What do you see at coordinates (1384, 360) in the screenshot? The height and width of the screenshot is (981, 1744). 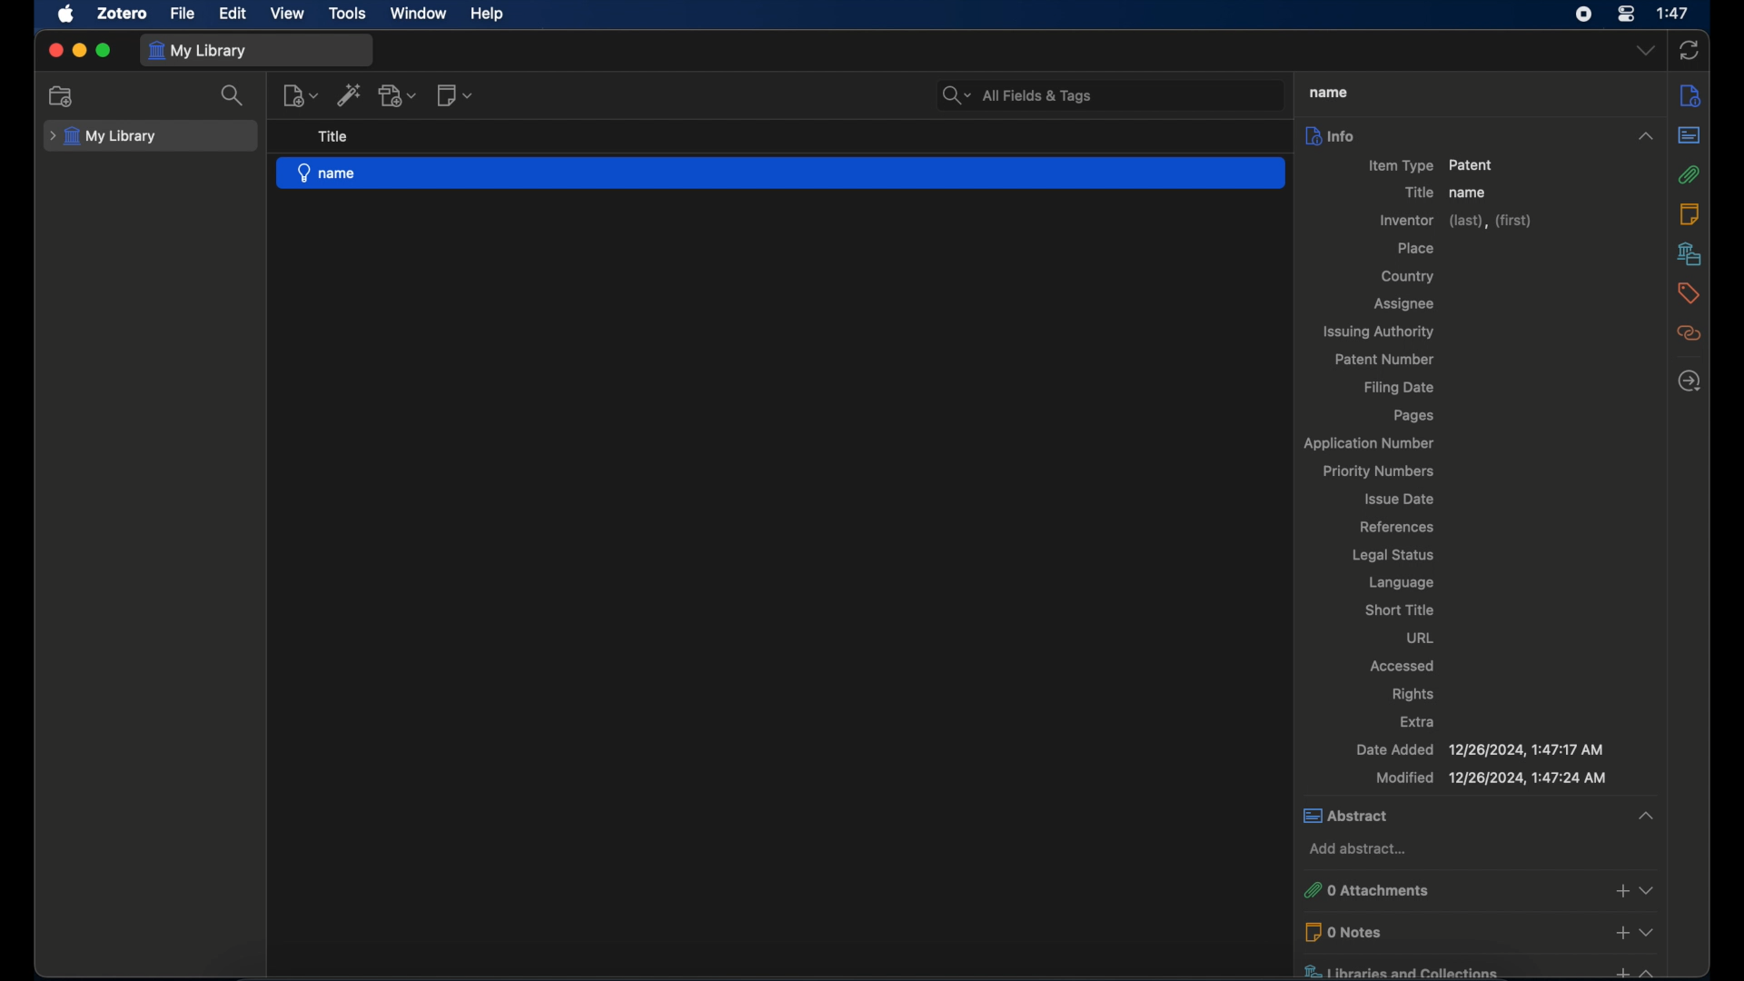 I see `patent  number` at bounding box center [1384, 360].